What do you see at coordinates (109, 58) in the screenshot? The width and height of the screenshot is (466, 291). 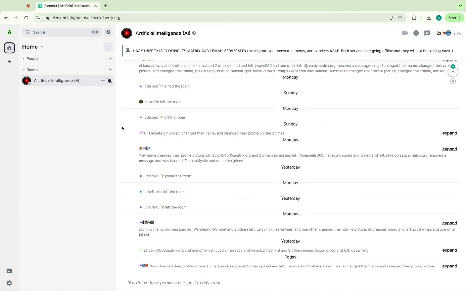 I see `start chat` at bounding box center [109, 58].